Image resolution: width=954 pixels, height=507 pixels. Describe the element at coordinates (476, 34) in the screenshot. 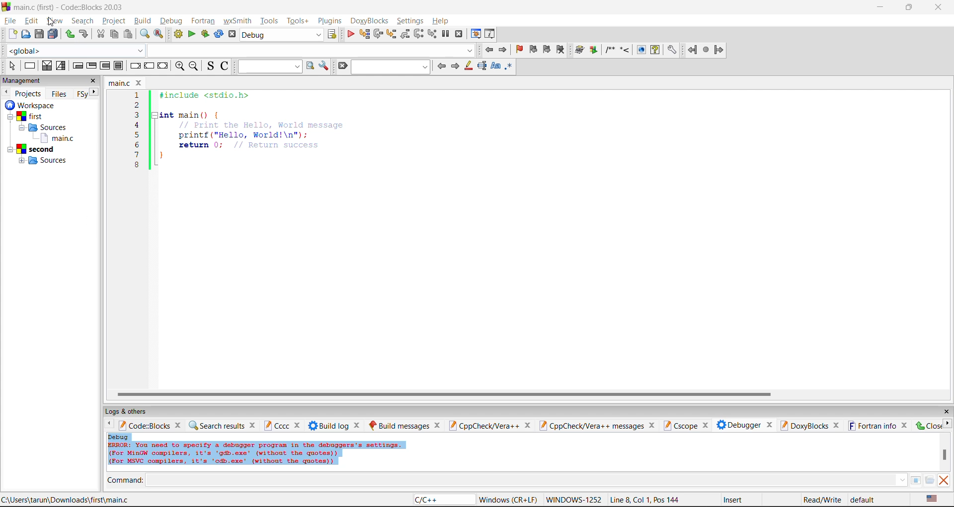

I see `debugging windows` at that location.